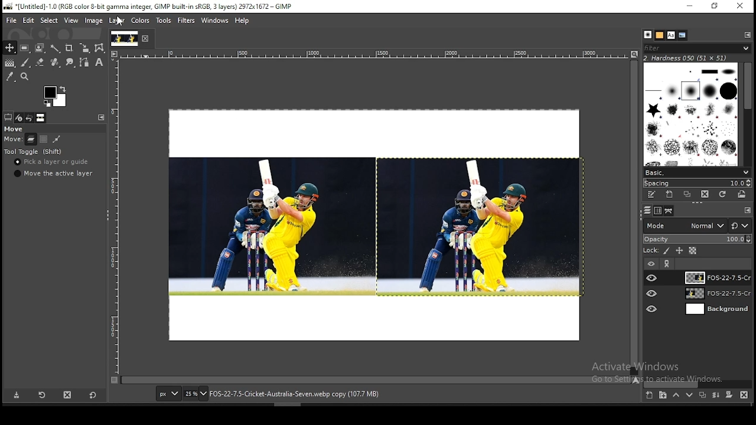 This screenshot has width=756, height=425. Describe the element at coordinates (715, 277) in the screenshot. I see `layer ` at that location.